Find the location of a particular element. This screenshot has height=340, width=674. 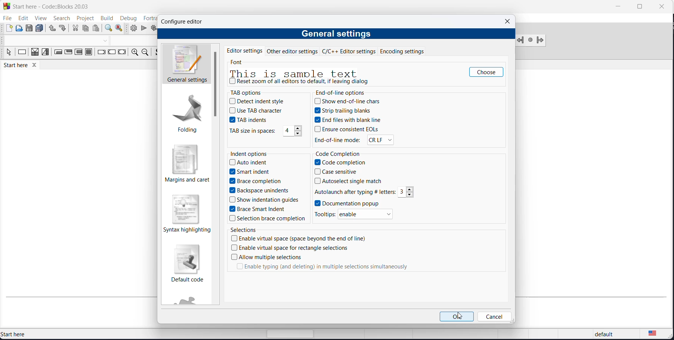

c and cpp editor settings is located at coordinates (351, 51).